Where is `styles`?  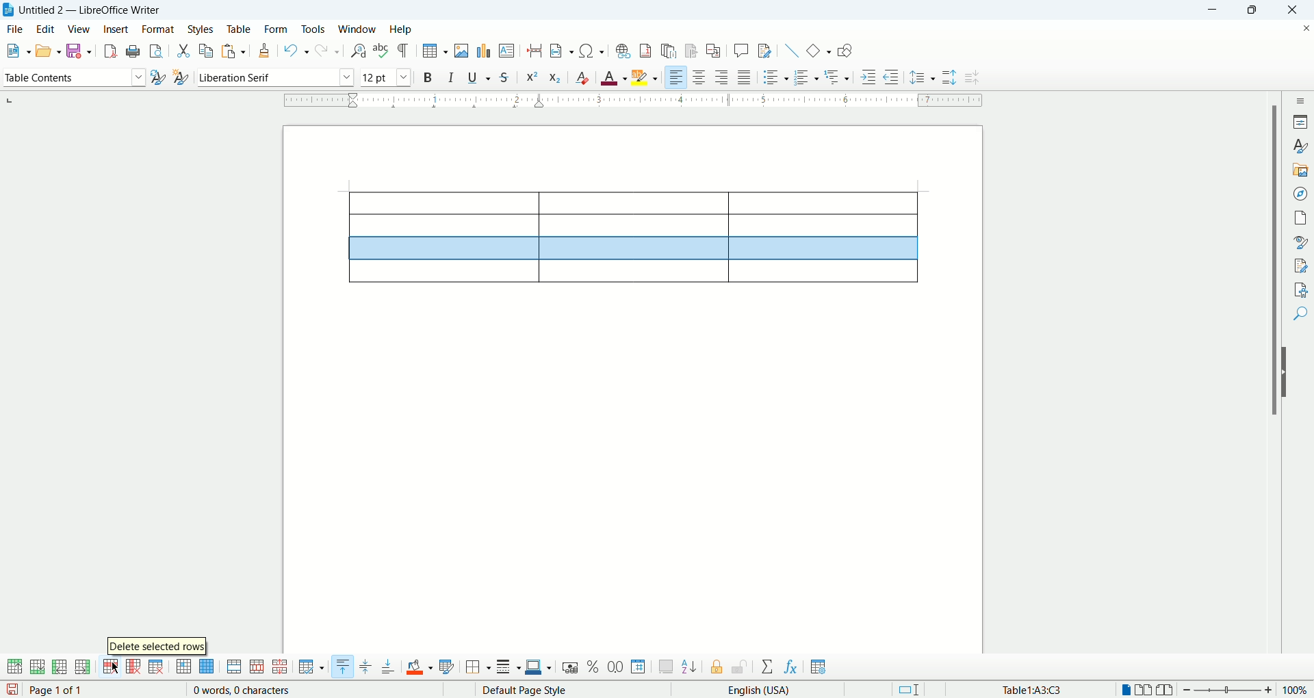
styles is located at coordinates (202, 30).